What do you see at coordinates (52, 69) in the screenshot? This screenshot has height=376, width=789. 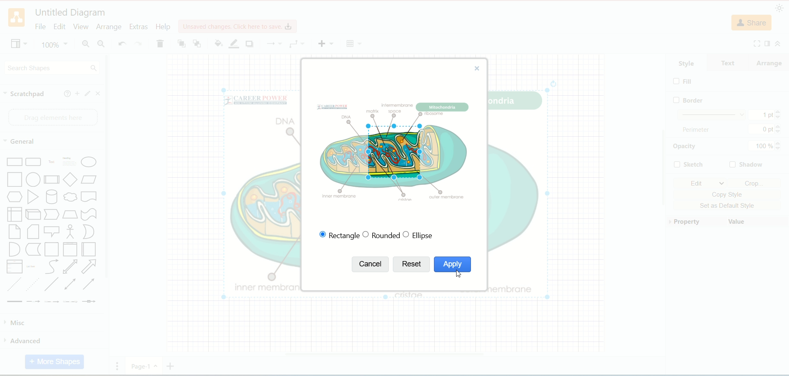 I see `search shapes` at bounding box center [52, 69].